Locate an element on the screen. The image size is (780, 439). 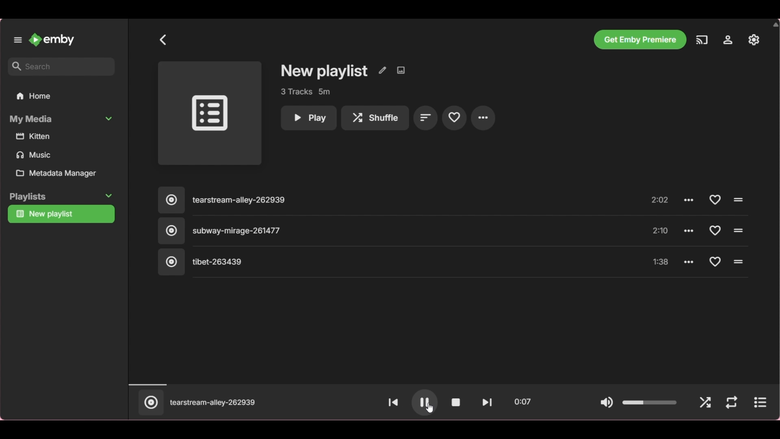
Unpin left panel is located at coordinates (18, 40).